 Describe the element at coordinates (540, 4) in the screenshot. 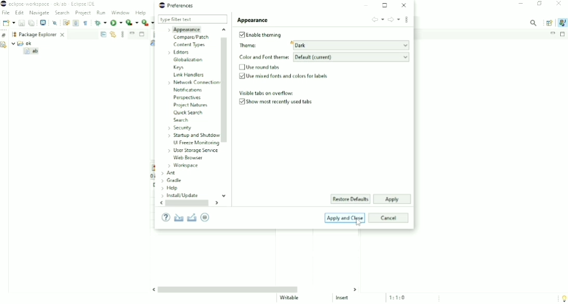

I see `Restore down` at that location.